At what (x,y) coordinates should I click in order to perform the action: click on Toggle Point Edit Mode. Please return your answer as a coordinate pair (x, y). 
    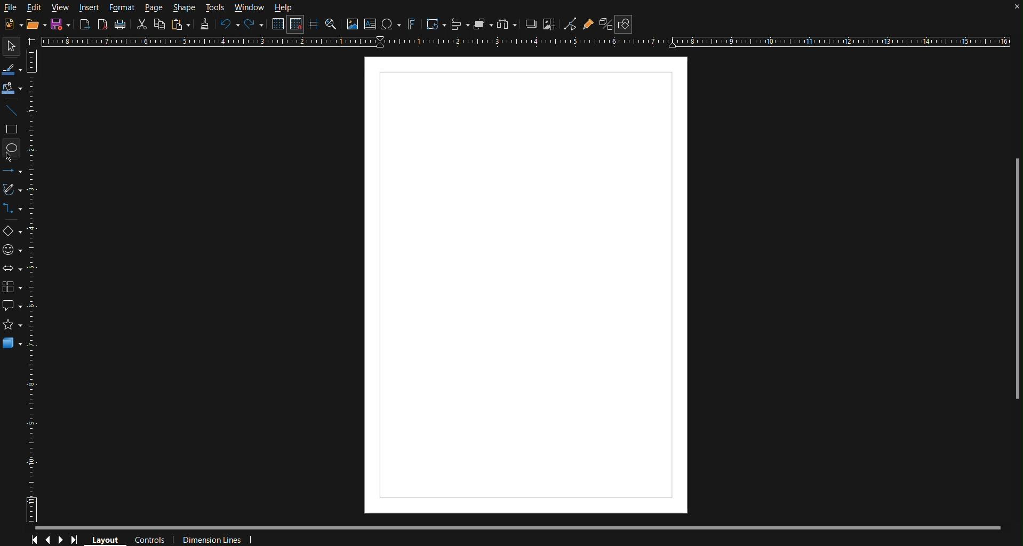
    Looking at the image, I should click on (571, 25).